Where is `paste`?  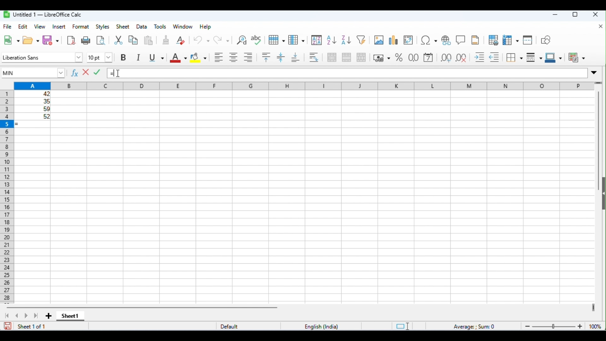
paste is located at coordinates (150, 41).